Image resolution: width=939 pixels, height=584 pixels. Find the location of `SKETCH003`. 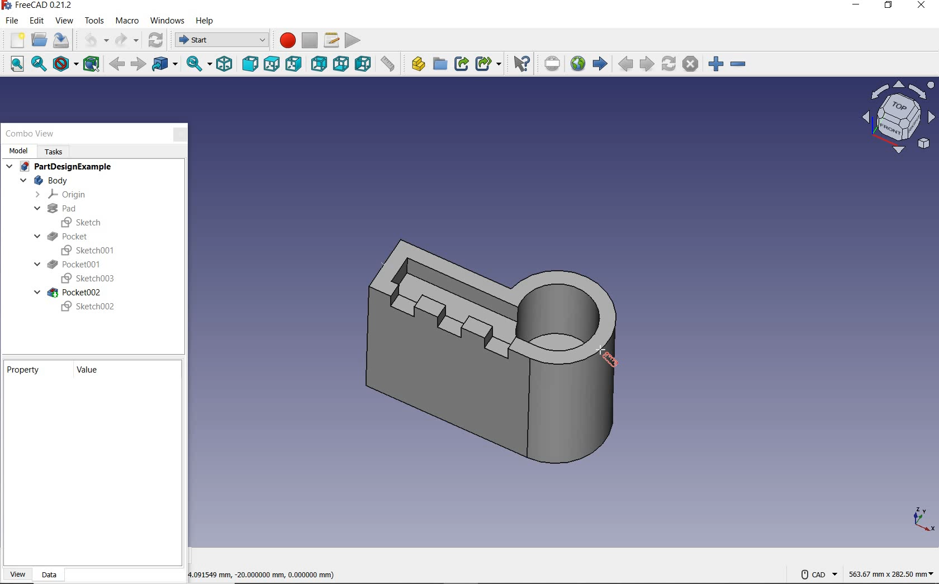

SKETCH003 is located at coordinates (86, 279).